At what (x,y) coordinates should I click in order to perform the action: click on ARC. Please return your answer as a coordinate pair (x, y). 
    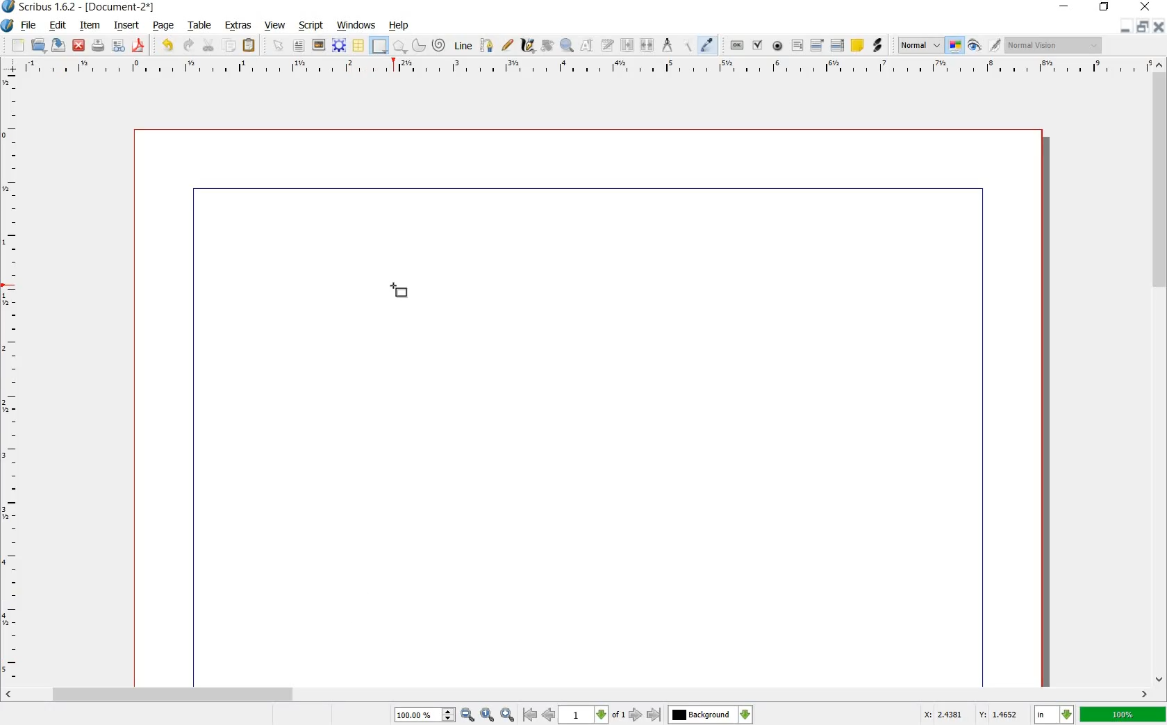
    Looking at the image, I should click on (419, 44).